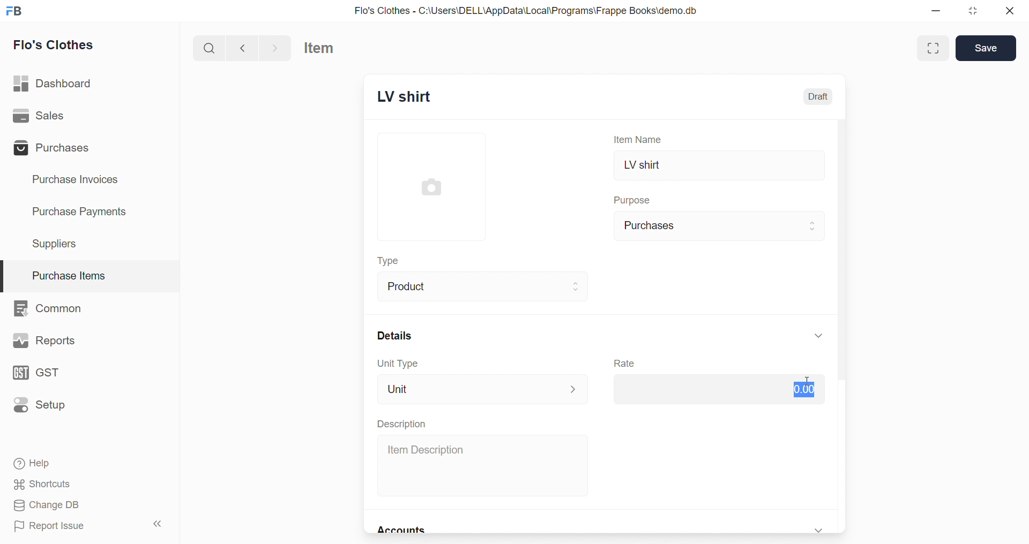 The height and width of the screenshot is (544, 1029). Describe the element at coordinates (60, 45) in the screenshot. I see `Flo's Clothes` at that location.